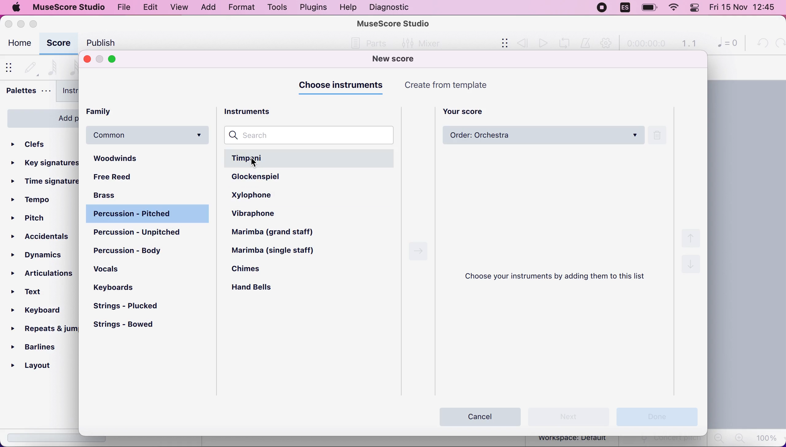  I want to click on edit, so click(149, 6).